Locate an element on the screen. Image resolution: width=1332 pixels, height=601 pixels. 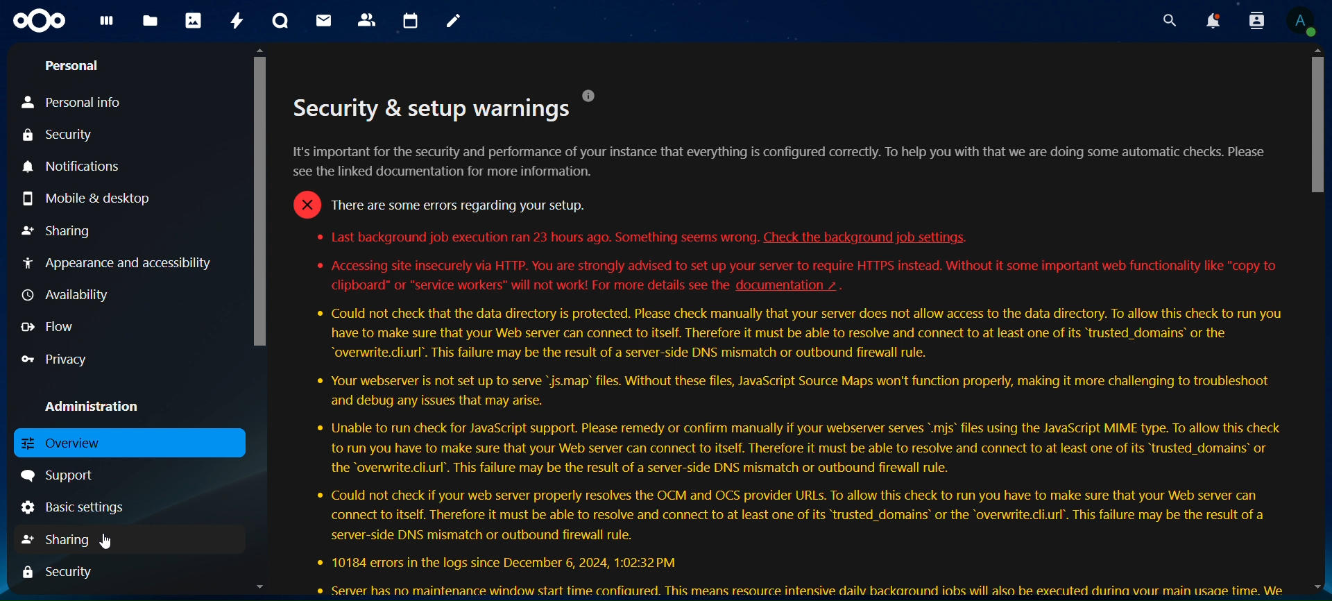
privacy is located at coordinates (61, 359).